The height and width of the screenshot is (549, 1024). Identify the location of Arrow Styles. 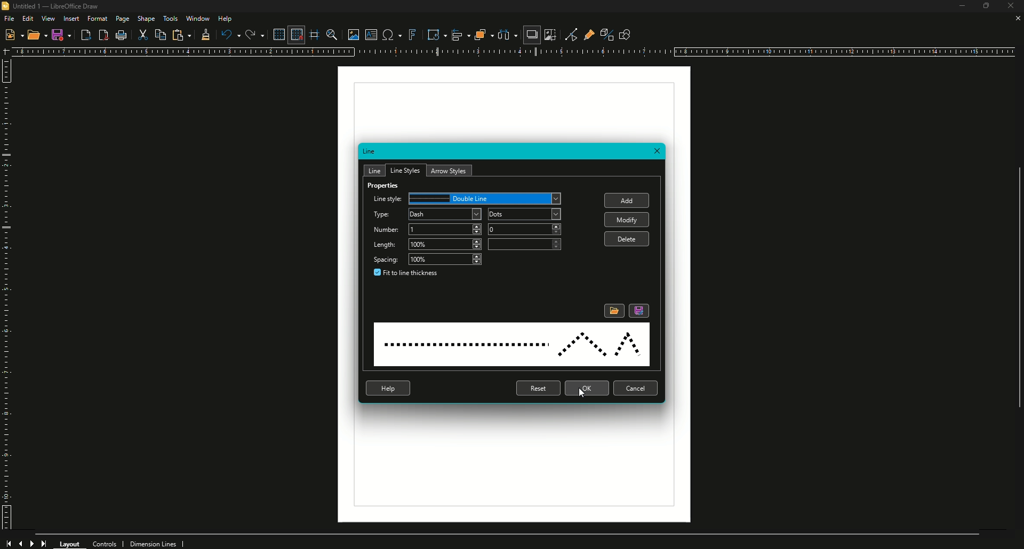
(450, 171).